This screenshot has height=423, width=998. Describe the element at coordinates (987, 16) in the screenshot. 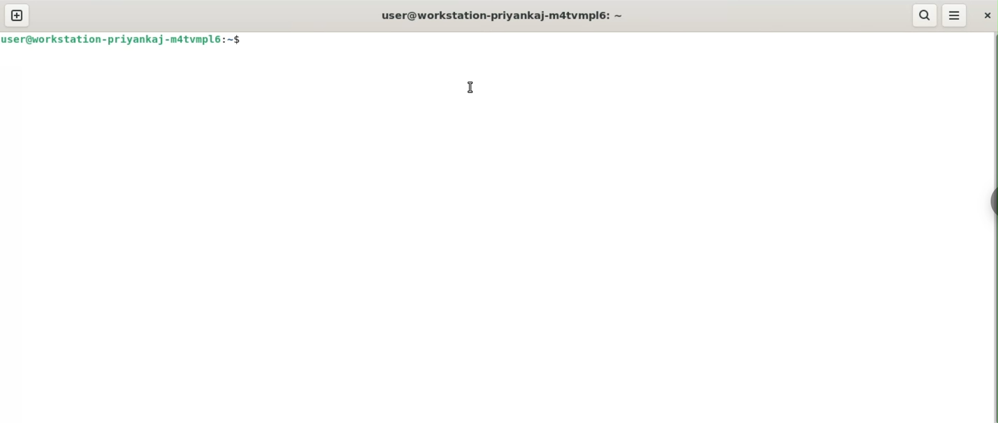

I see `close` at that location.